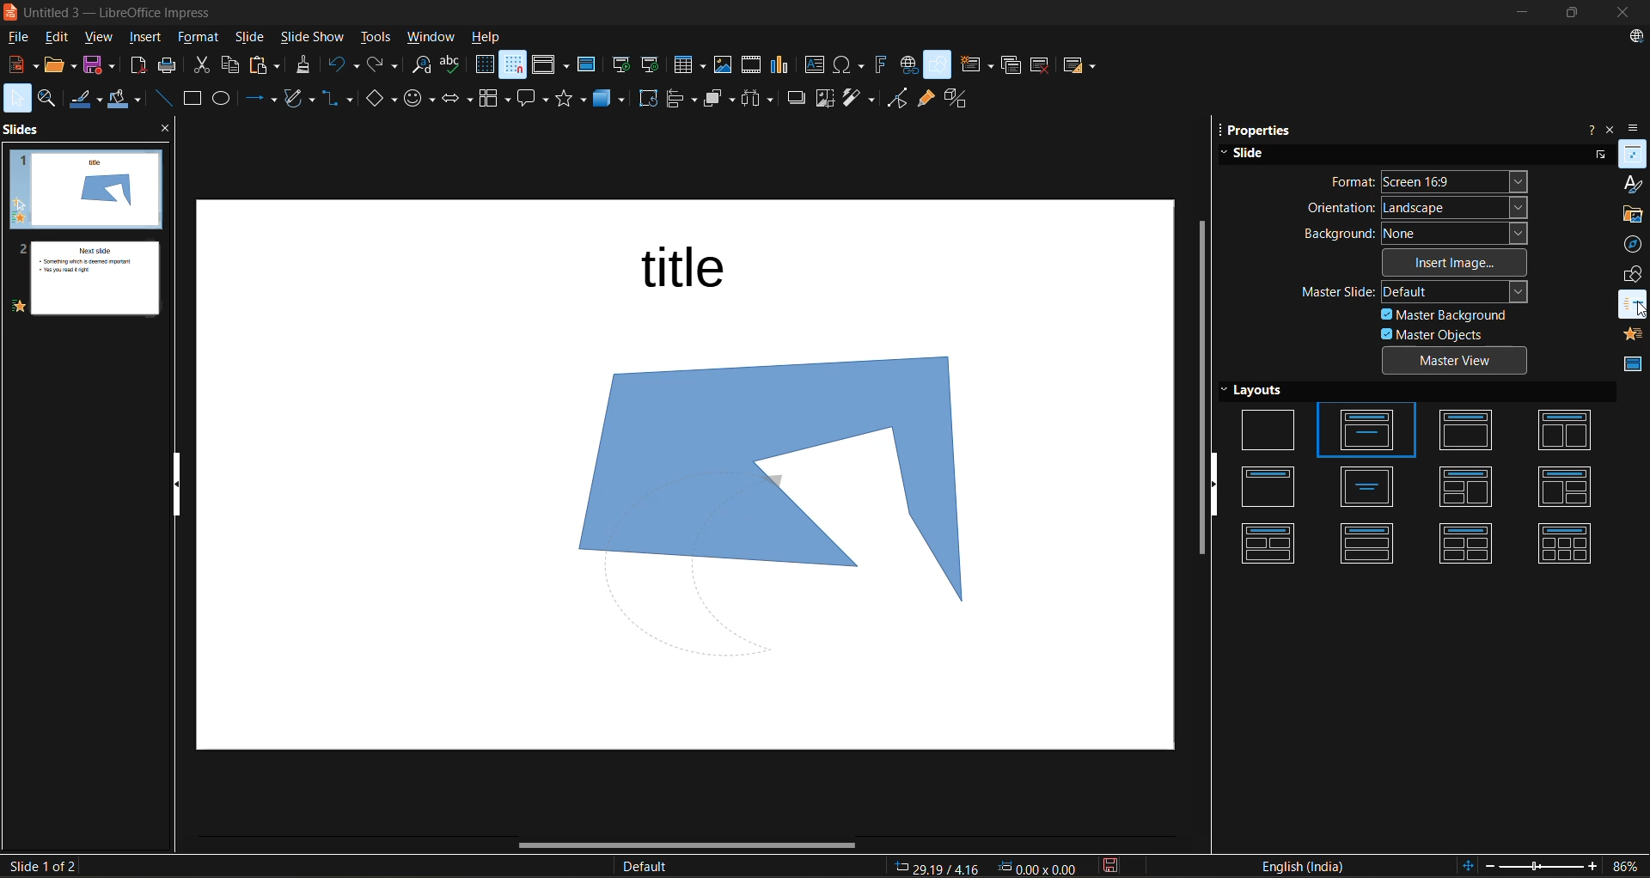  What do you see at coordinates (939, 65) in the screenshot?
I see `show draw functions` at bounding box center [939, 65].